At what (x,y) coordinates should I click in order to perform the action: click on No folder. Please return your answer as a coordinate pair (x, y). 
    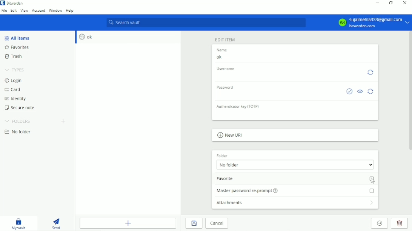
    Looking at the image, I should click on (20, 132).